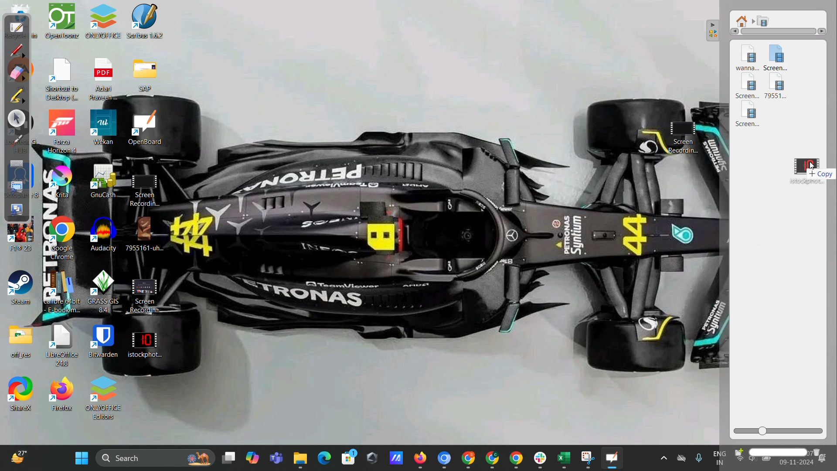 This screenshot has height=471, width=837. What do you see at coordinates (614, 458) in the screenshot?
I see `openboard` at bounding box center [614, 458].